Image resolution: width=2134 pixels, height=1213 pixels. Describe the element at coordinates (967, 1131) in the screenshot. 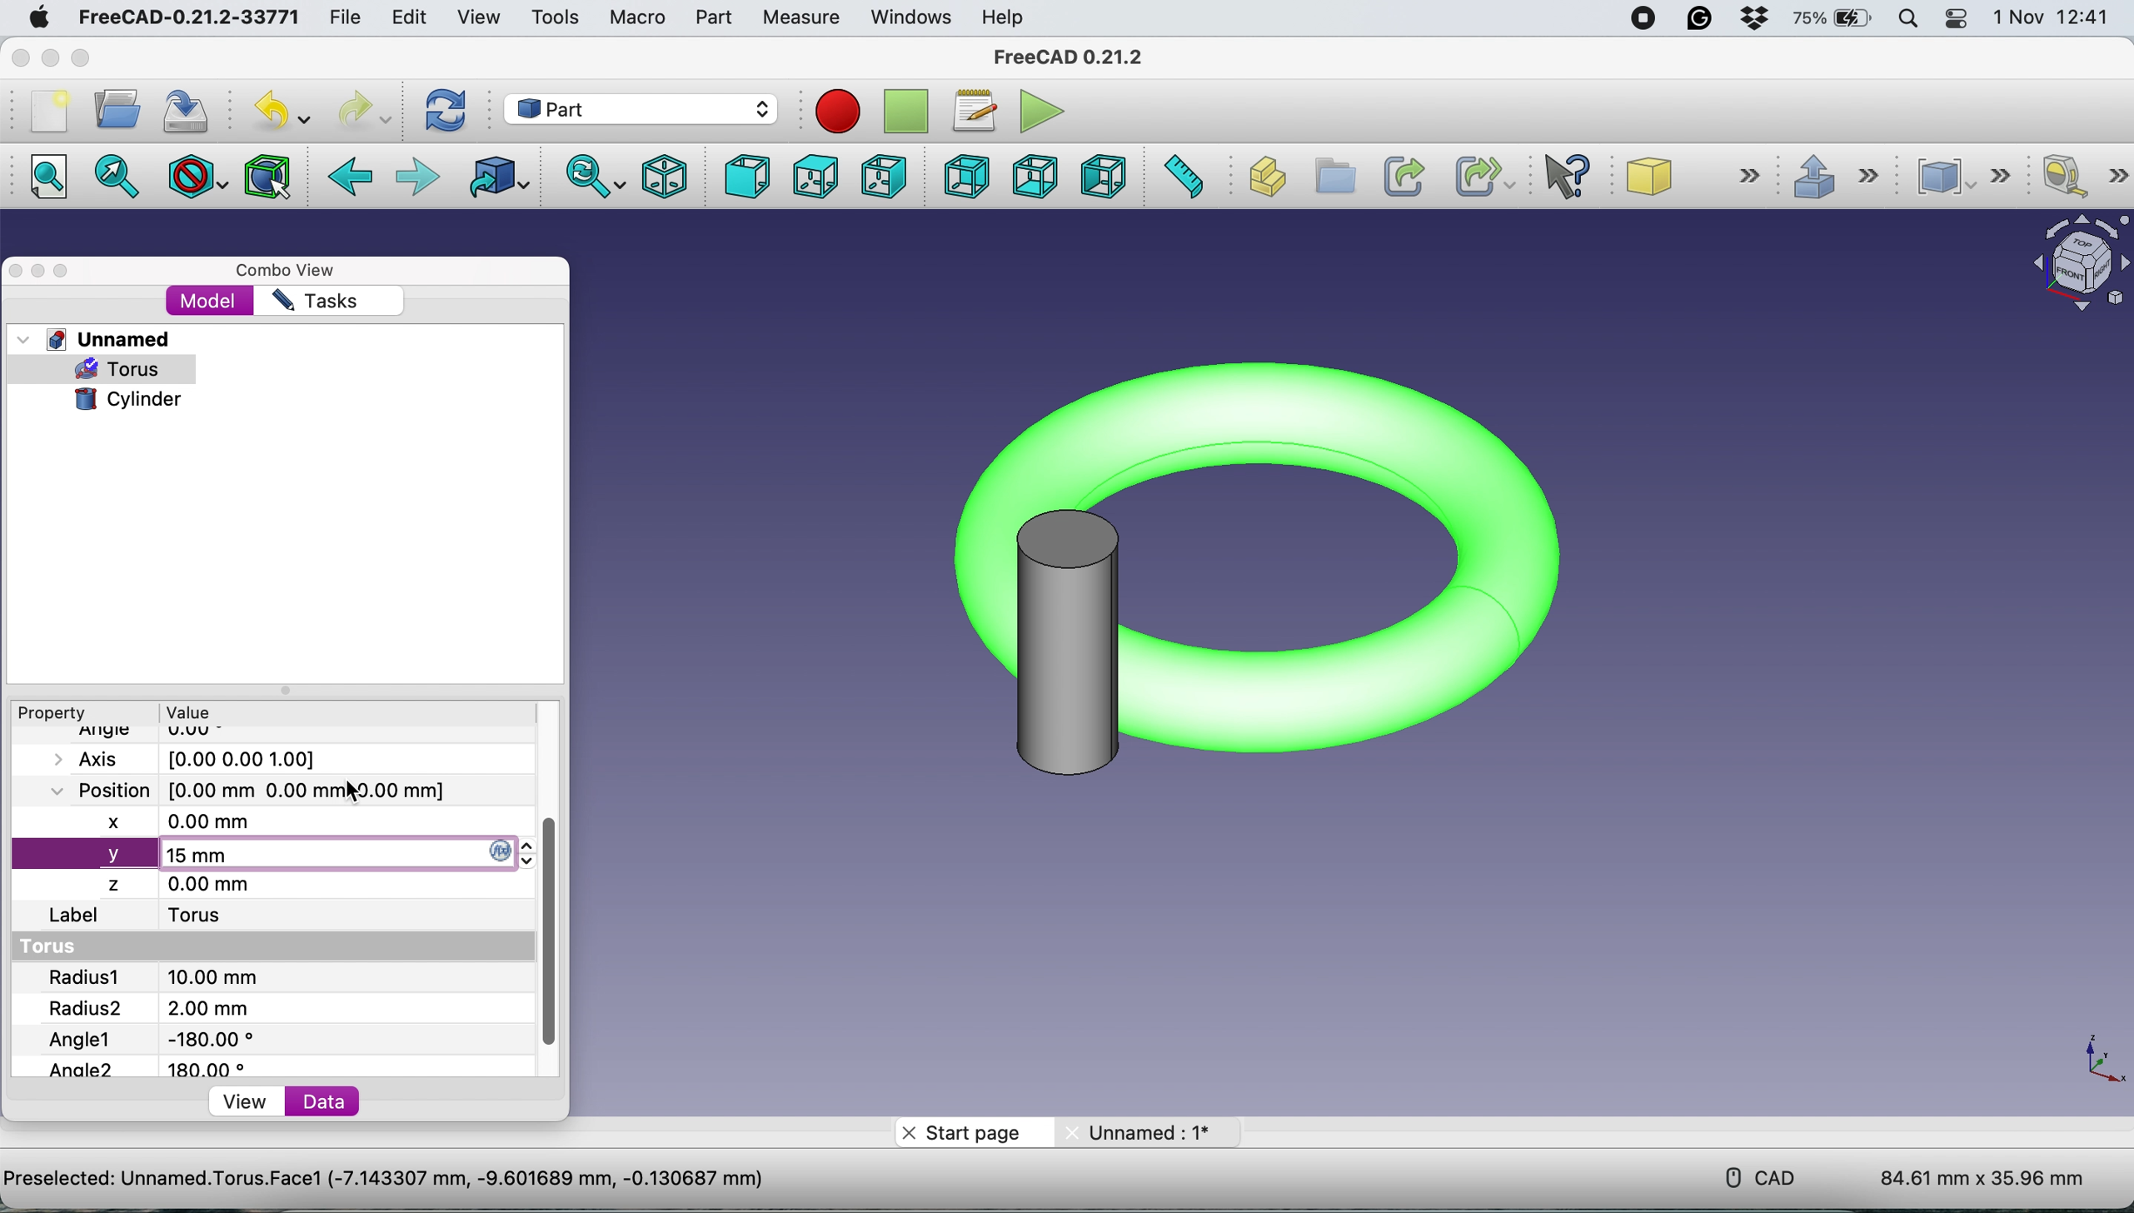

I see `start page` at that location.